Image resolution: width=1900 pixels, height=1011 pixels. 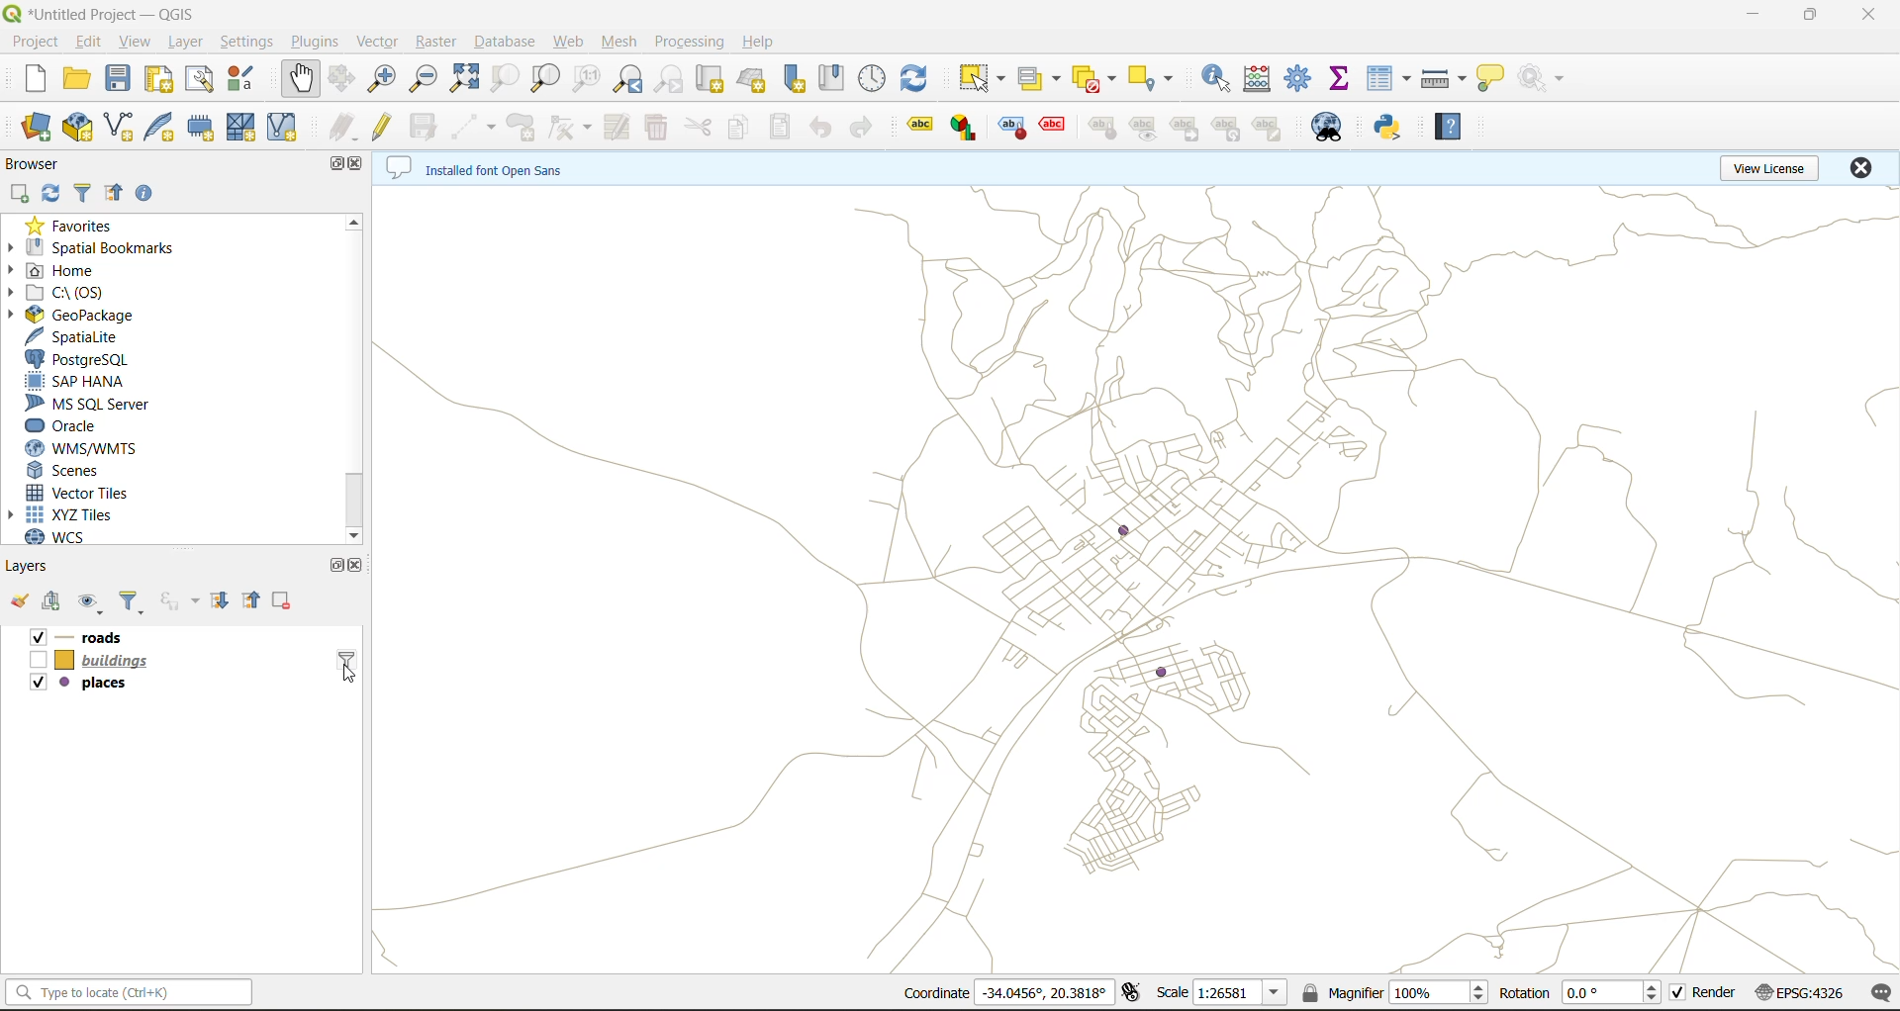 What do you see at coordinates (1389, 82) in the screenshot?
I see `attributes table` at bounding box center [1389, 82].